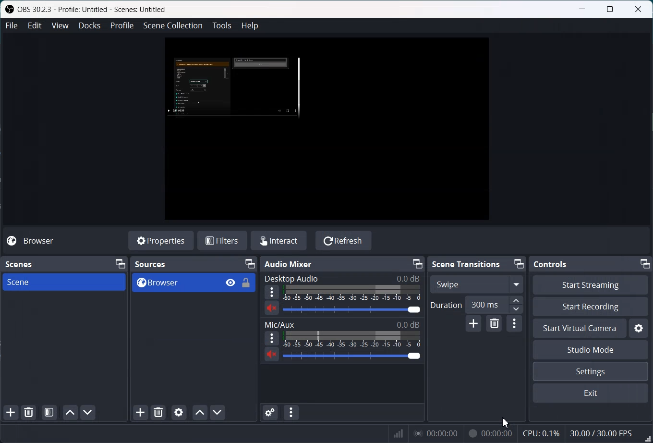 The width and height of the screenshot is (653, 443). What do you see at coordinates (436, 433) in the screenshot?
I see `00:00:00` at bounding box center [436, 433].